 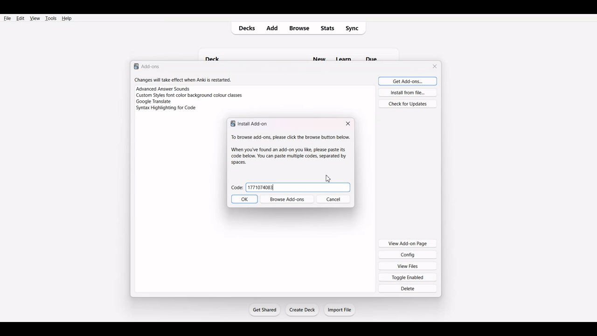 What do you see at coordinates (216, 54) in the screenshot?
I see `deck` at bounding box center [216, 54].